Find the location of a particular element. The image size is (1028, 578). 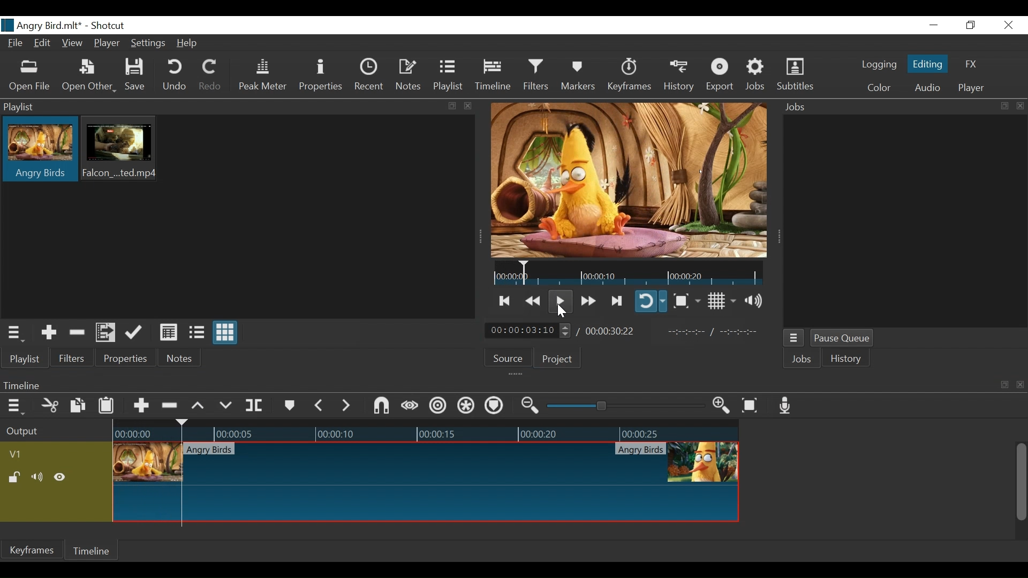

Jobs is located at coordinates (802, 359).